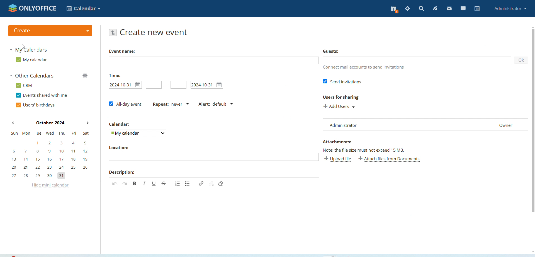 This screenshot has height=257, width=535. I want to click on strikethrough, so click(164, 184).